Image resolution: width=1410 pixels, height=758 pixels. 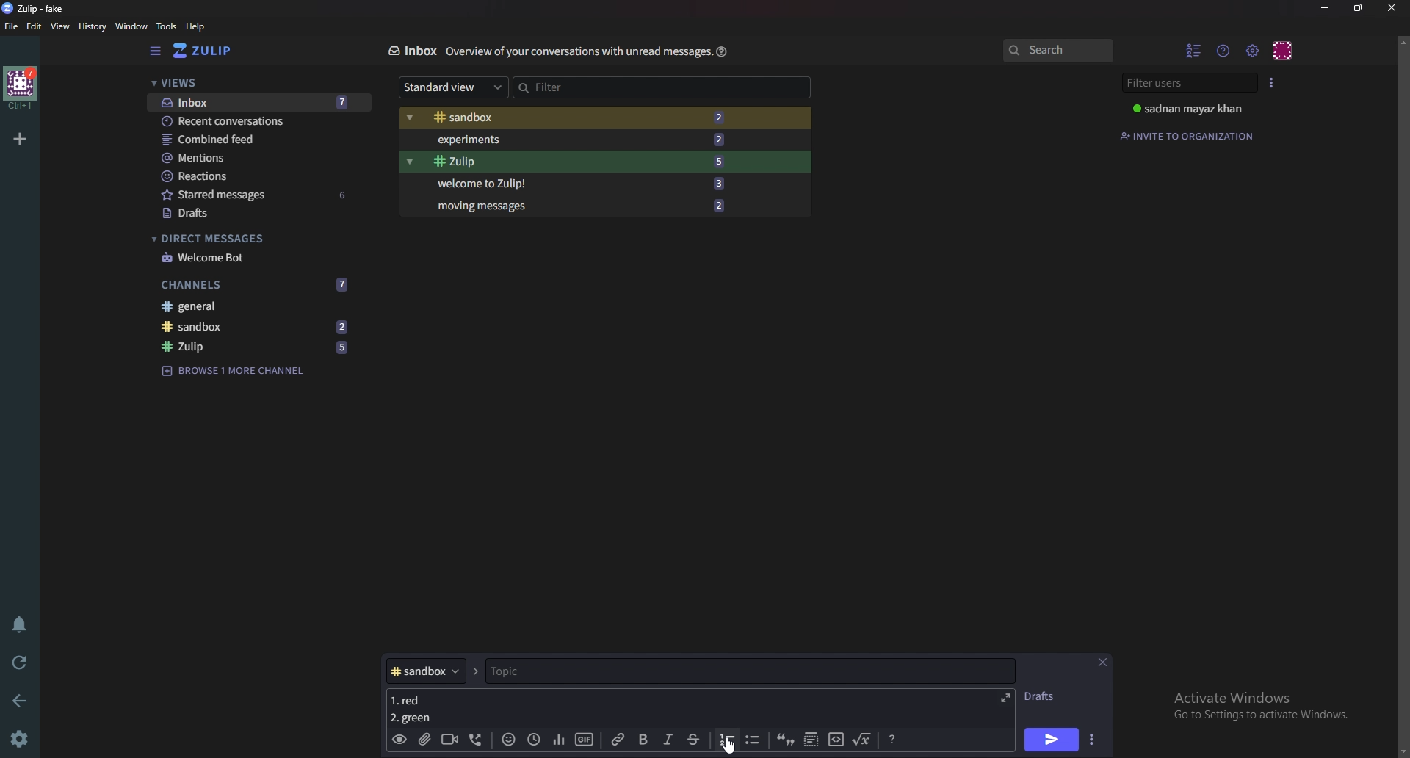 I want to click on Video call, so click(x=448, y=739).